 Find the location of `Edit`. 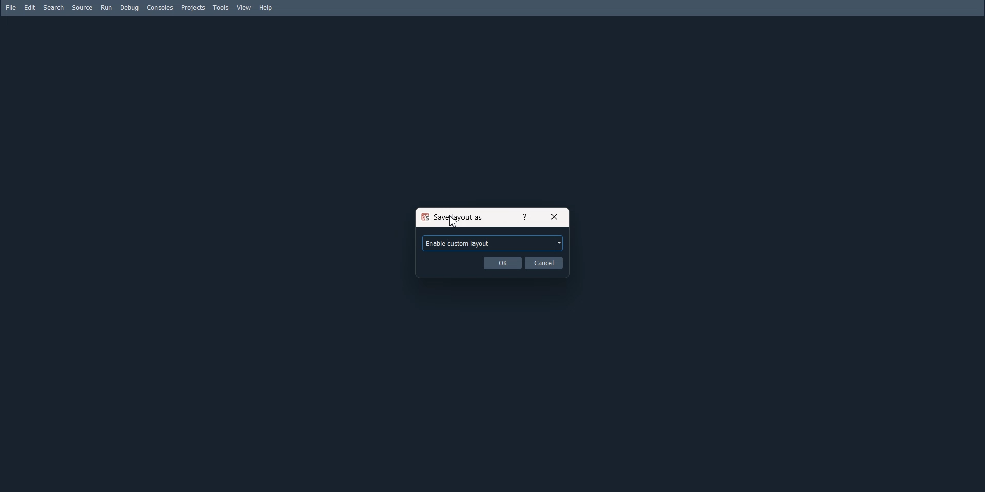

Edit is located at coordinates (30, 7).